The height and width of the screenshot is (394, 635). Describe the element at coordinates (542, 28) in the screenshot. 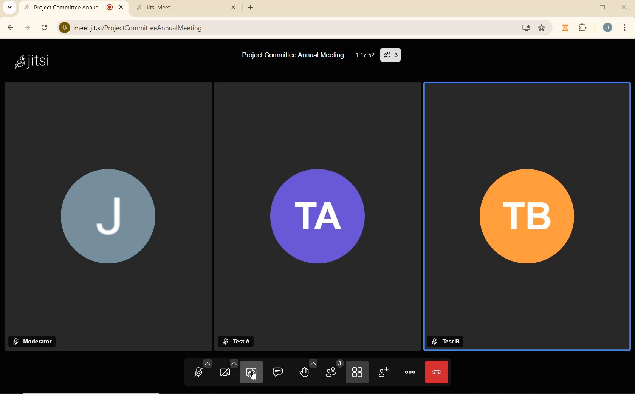

I see `bookmark` at that location.